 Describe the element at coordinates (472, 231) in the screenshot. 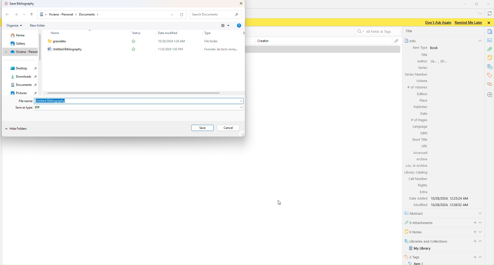

I see `add` at that location.